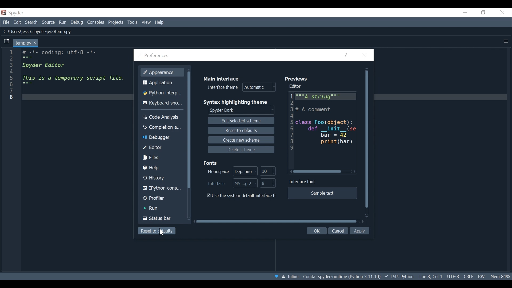 Image resolution: width=512 pixels, height=288 pixels. I want to click on Editor, so click(162, 147).